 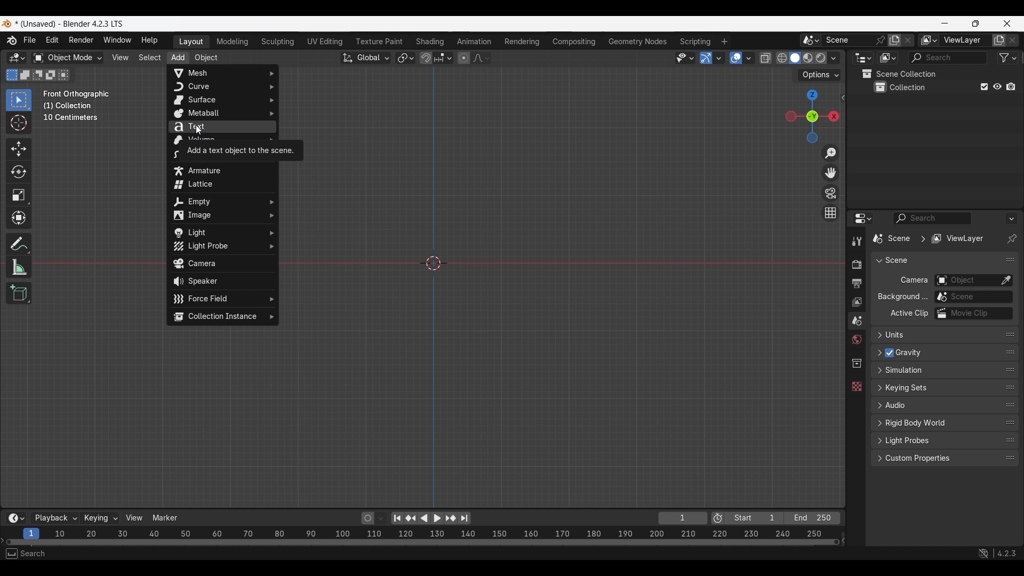 What do you see at coordinates (117, 41) in the screenshot?
I see `Window menu` at bounding box center [117, 41].